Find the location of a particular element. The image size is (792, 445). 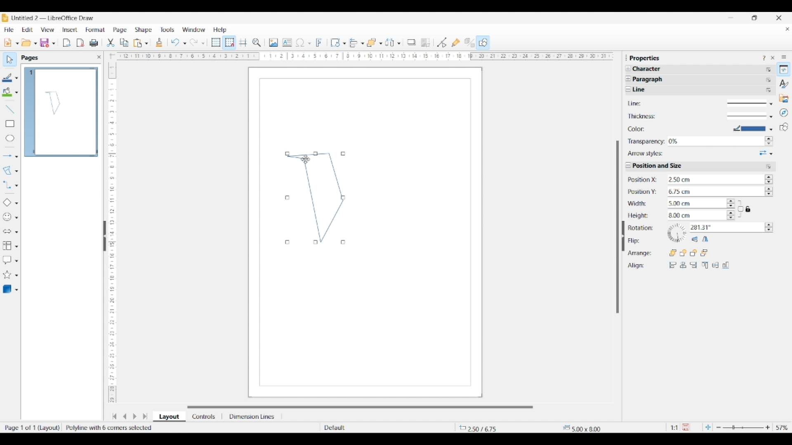

Insert fontwork text is located at coordinates (319, 42).